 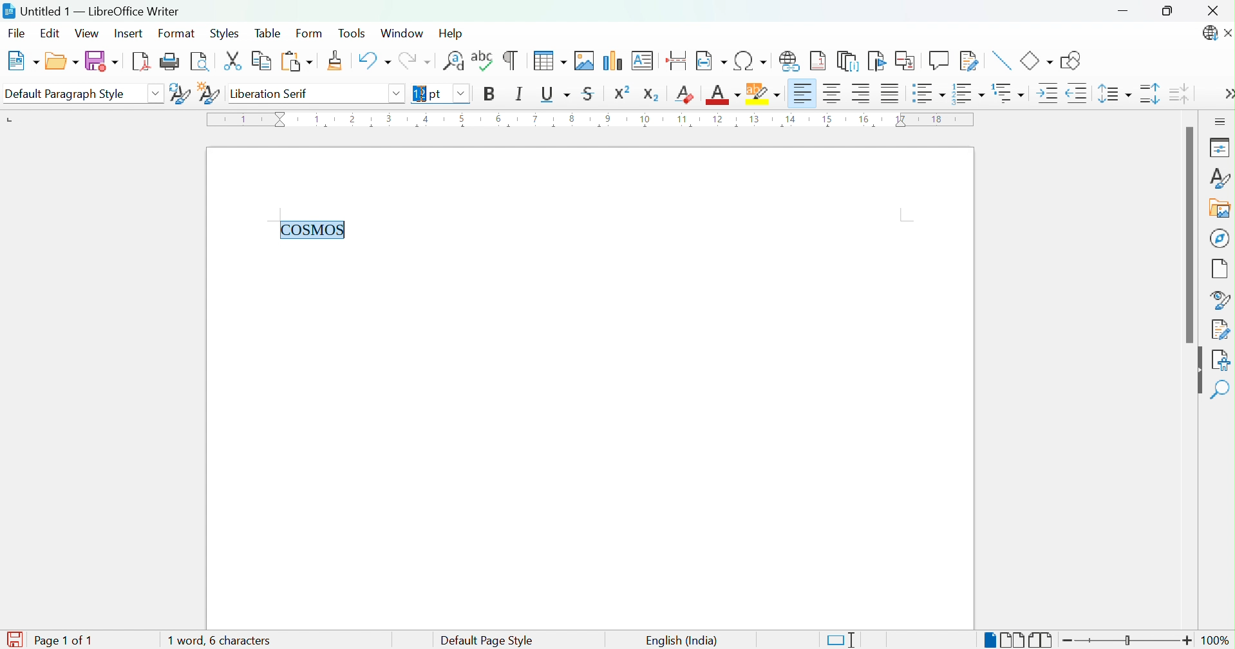 I want to click on Accessibility Check, so click(x=1223, y=359).